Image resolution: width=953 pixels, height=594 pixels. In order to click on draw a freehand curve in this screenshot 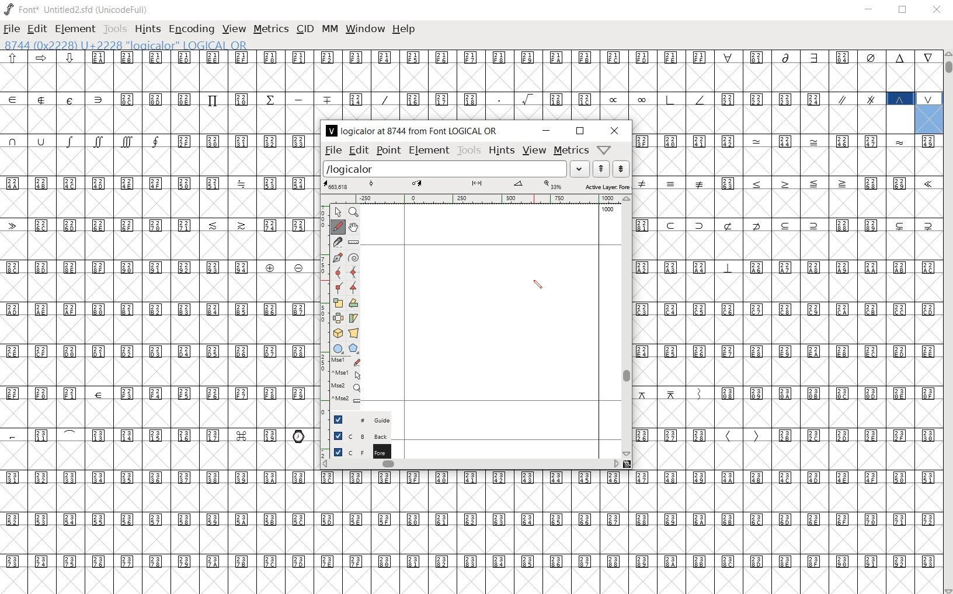, I will do `click(338, 227)`.